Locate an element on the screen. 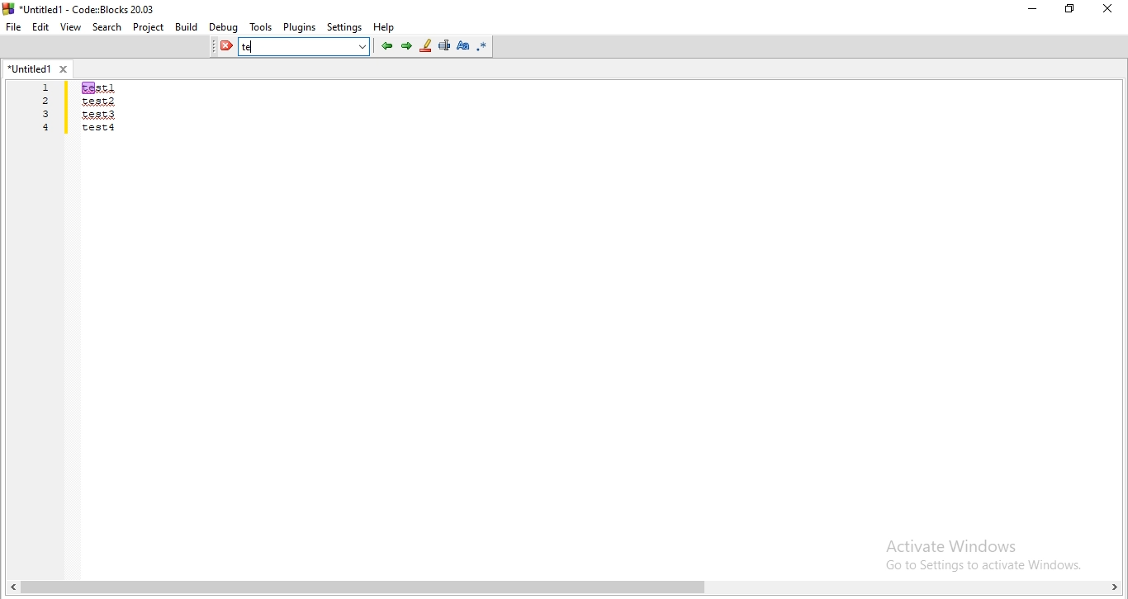 This screenshot has height=599, width=1128. use regex is located at coordinates (484, 46).